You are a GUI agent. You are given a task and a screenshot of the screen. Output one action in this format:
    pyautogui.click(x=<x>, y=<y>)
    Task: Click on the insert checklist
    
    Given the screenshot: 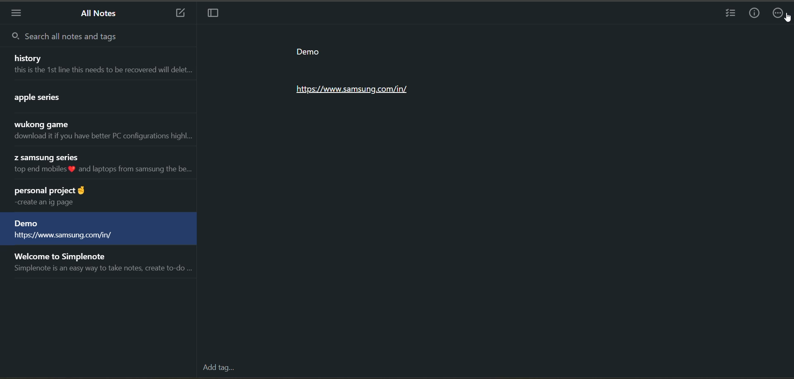 What is the action you would take?
    pyautogui.click(x=732, y=14)
    